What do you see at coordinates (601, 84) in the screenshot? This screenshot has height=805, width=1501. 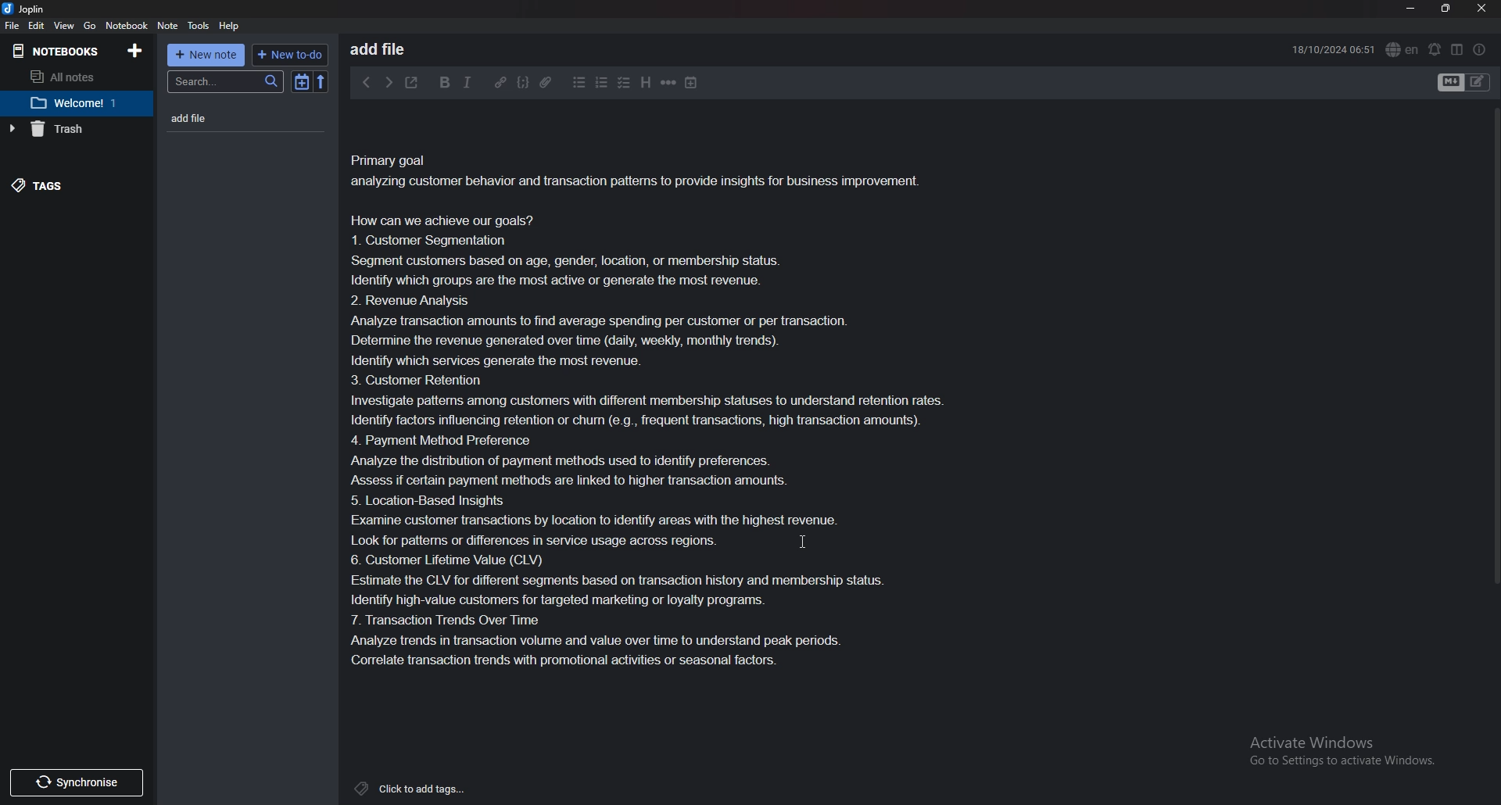 I see `Number list` at bounding box center [601, 84].